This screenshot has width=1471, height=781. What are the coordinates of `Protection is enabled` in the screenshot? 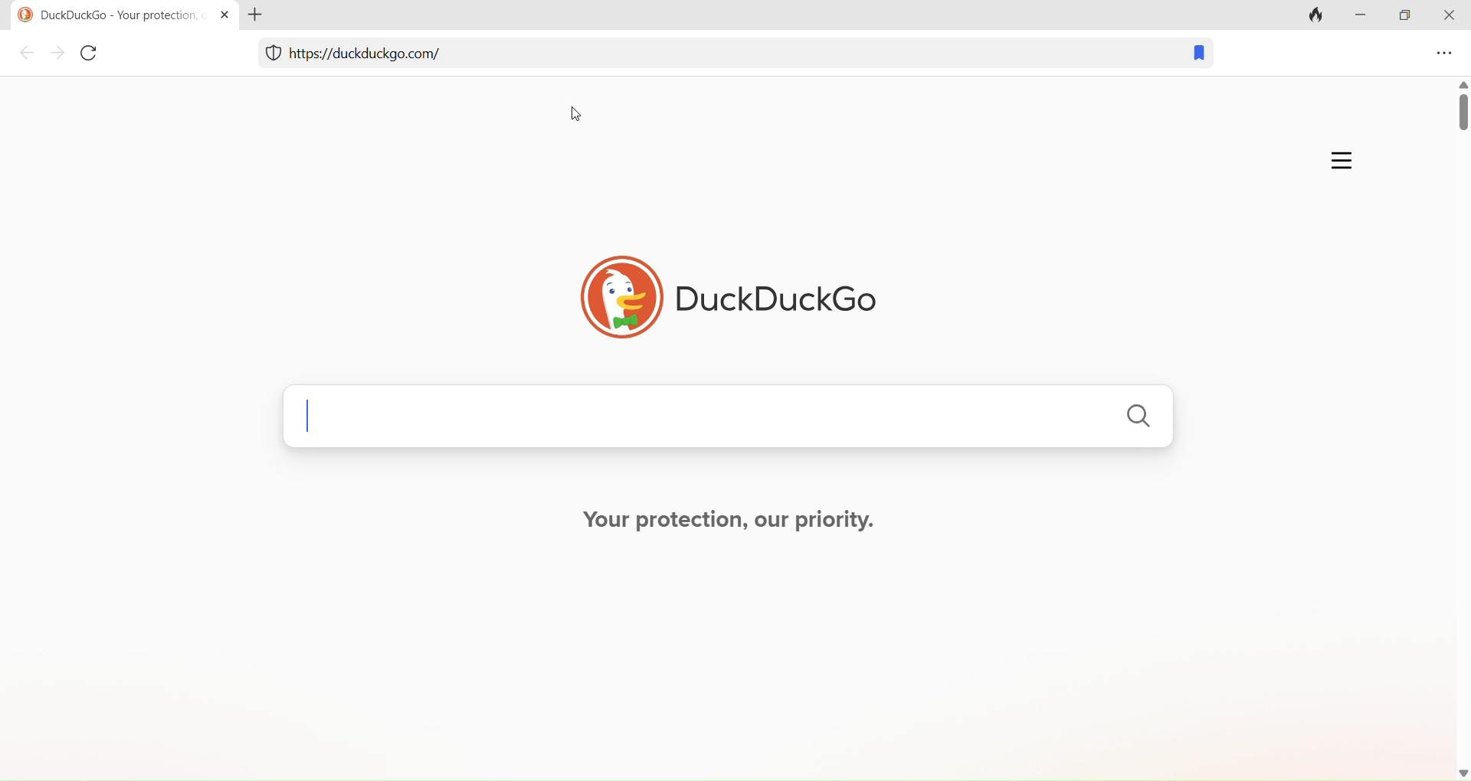 It's located at (269, 55).